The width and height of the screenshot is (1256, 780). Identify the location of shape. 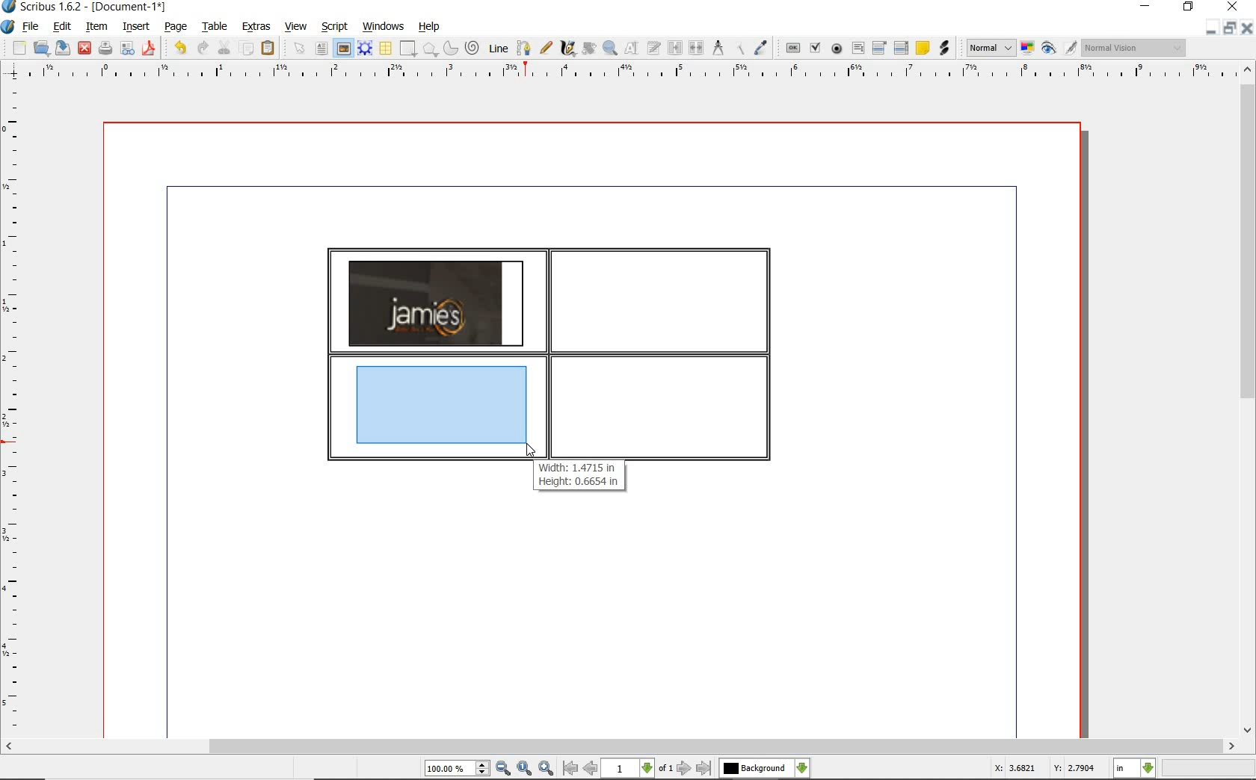
(407, 49).